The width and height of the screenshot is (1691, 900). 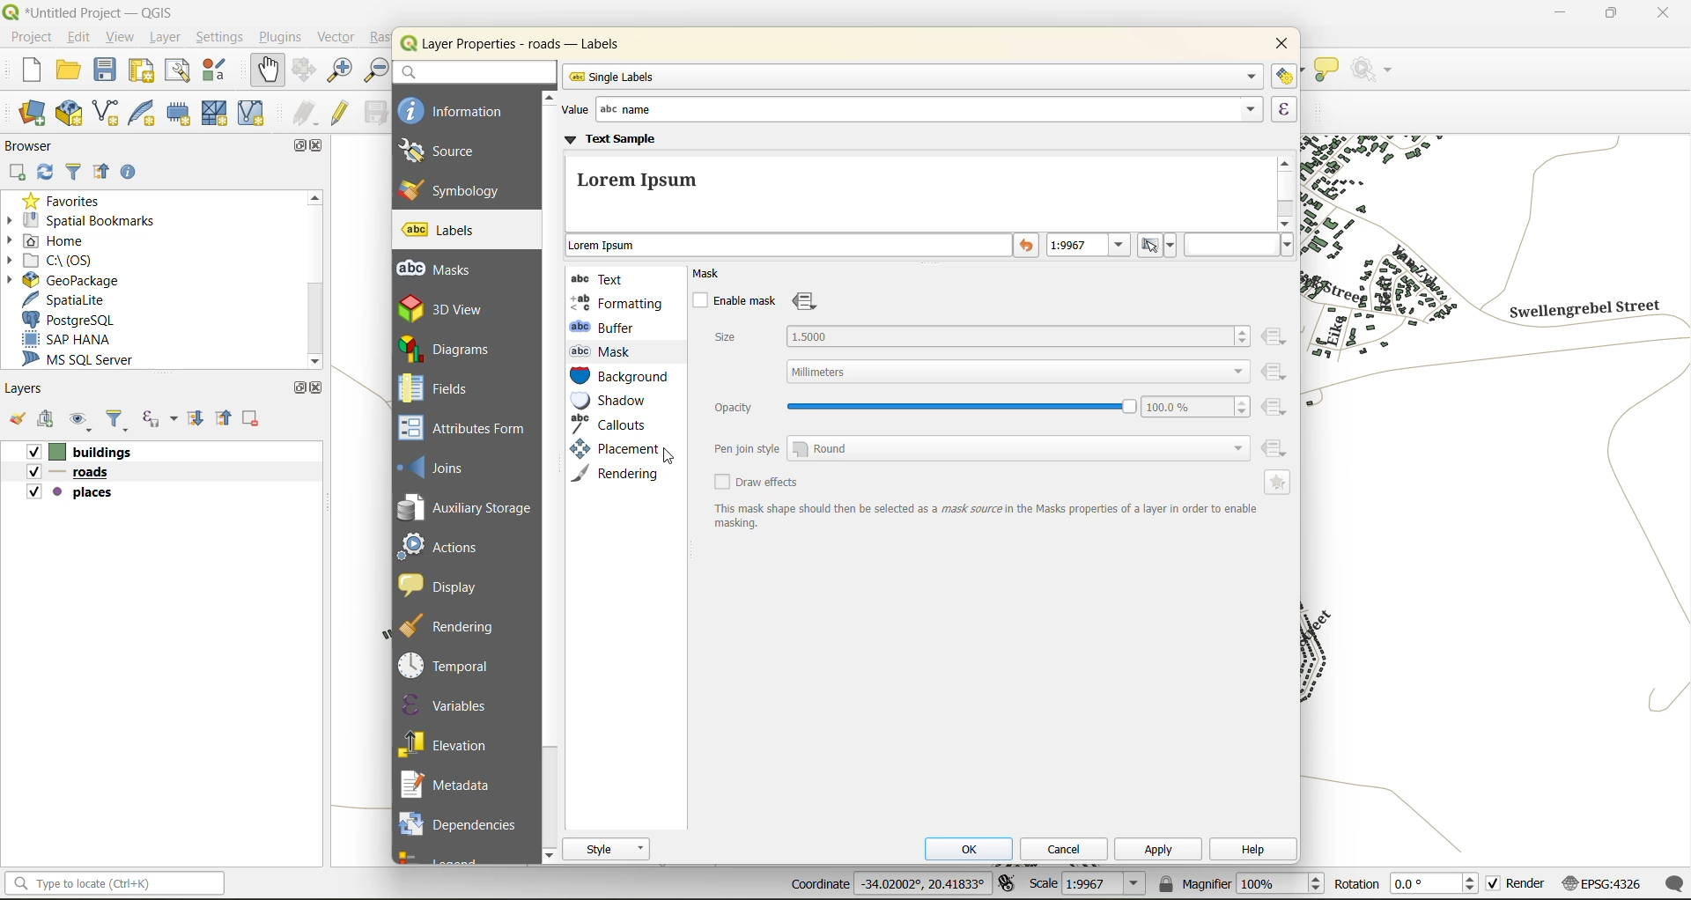 What do you see at coordinates (1285, 76) in the screenshot?
I see `automated placement settings` at bounding box center [1285, 76].